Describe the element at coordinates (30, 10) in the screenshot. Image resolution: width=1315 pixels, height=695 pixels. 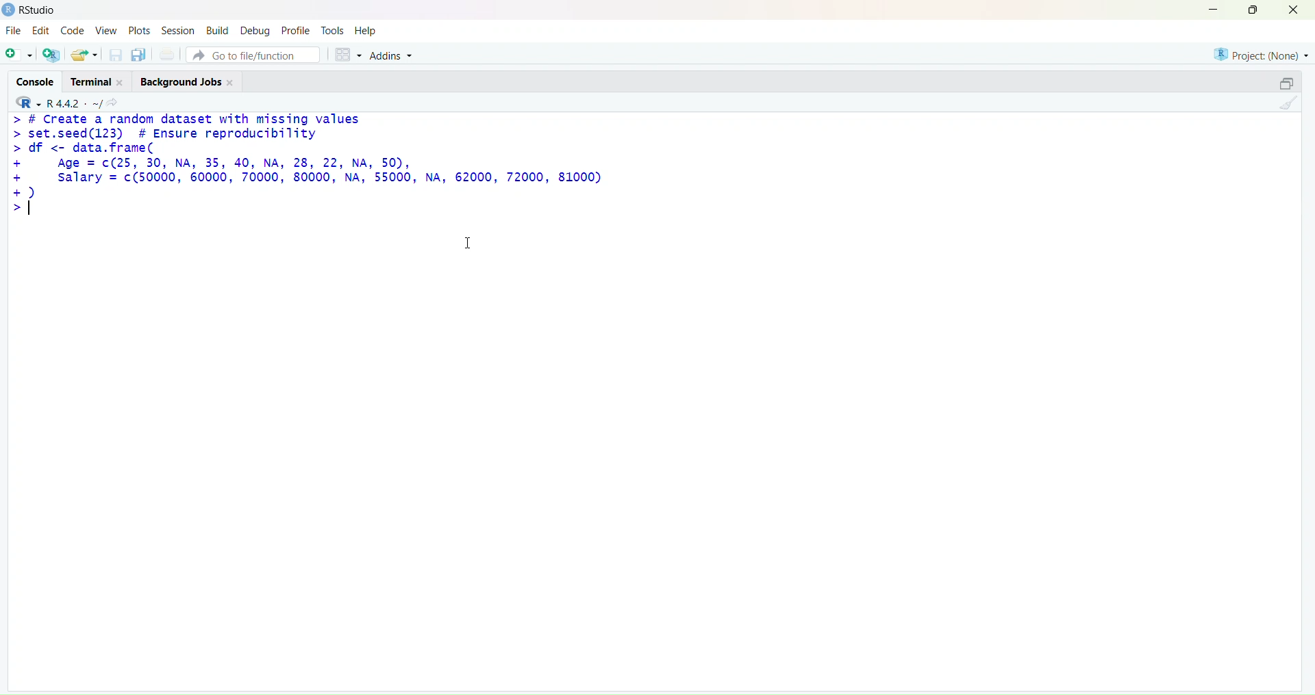
I see `Rstudio` at that location.